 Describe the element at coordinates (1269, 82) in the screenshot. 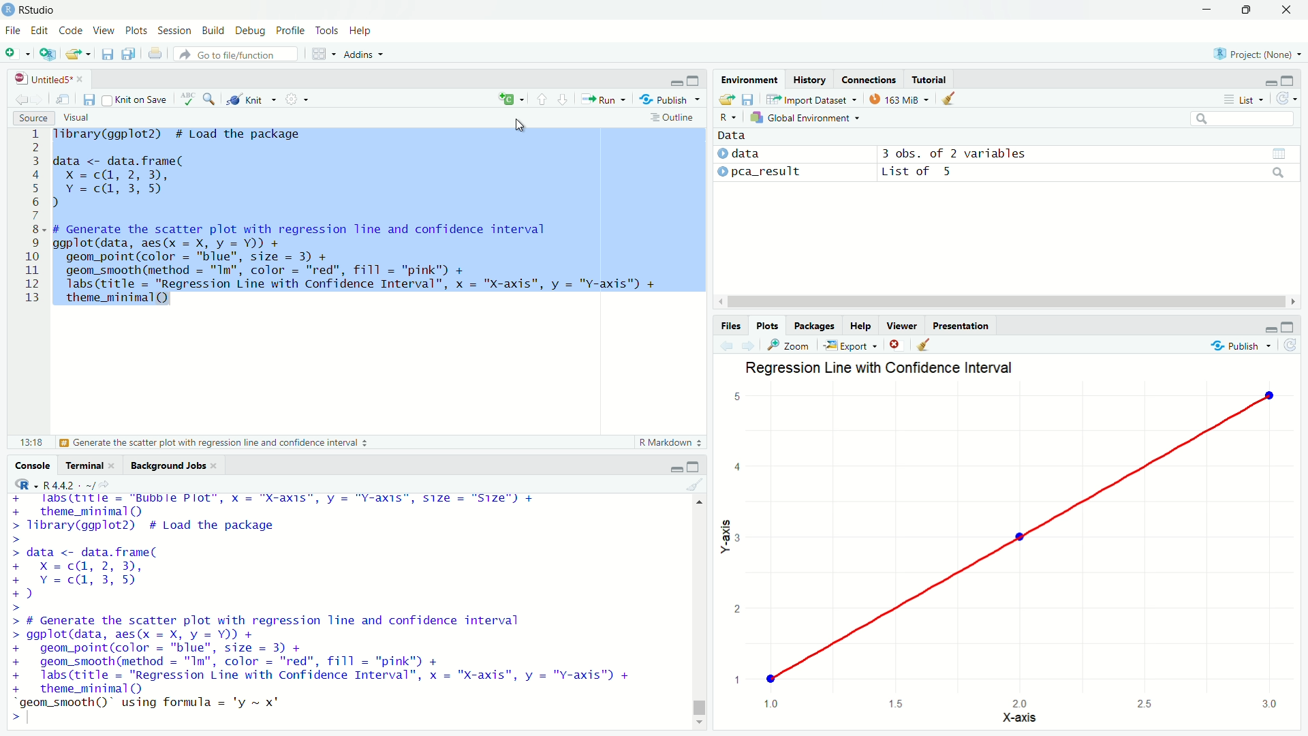

I see `minimize` at that location.